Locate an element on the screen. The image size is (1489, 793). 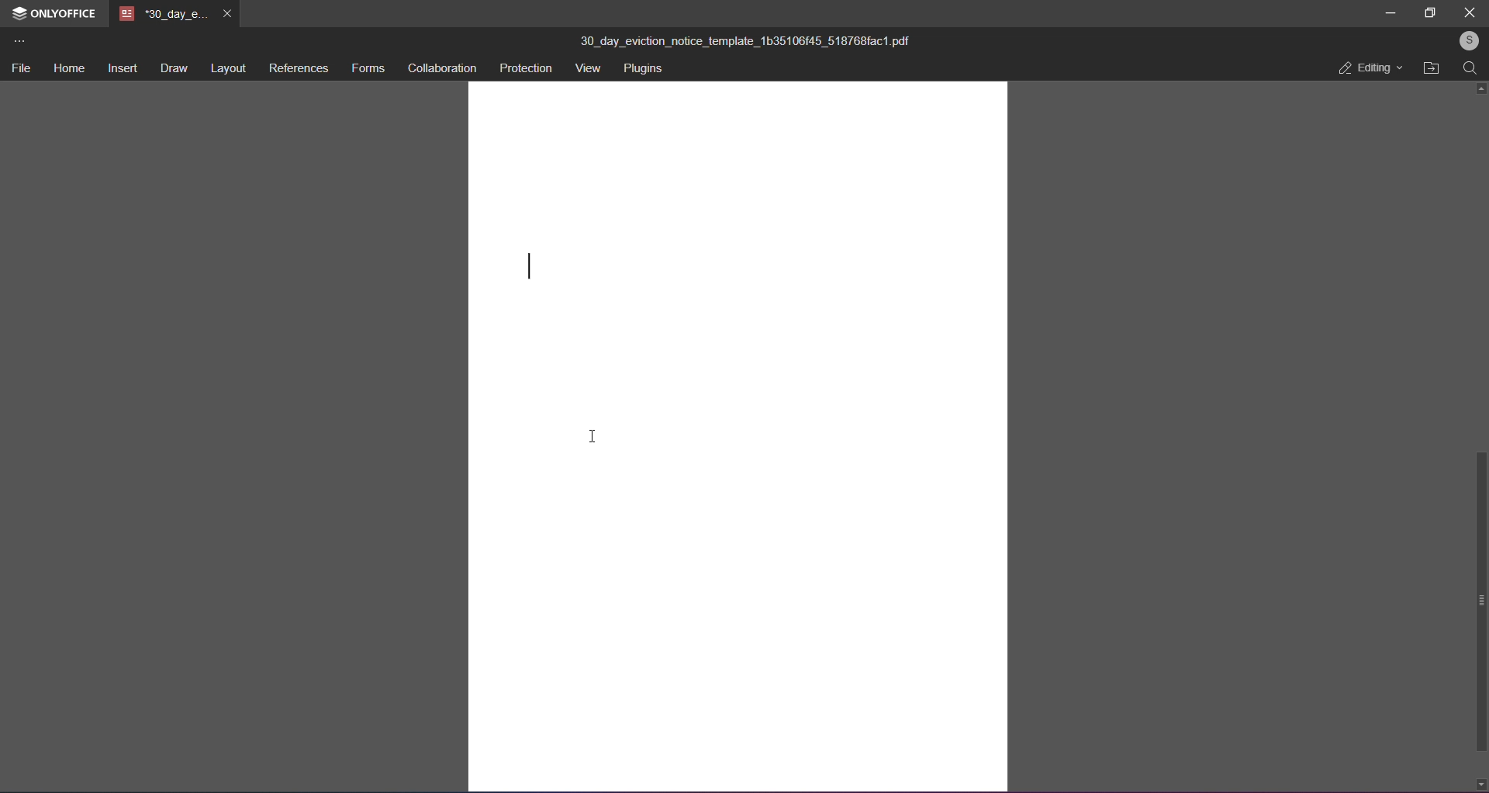
forms is located at coordinates (367, 70).